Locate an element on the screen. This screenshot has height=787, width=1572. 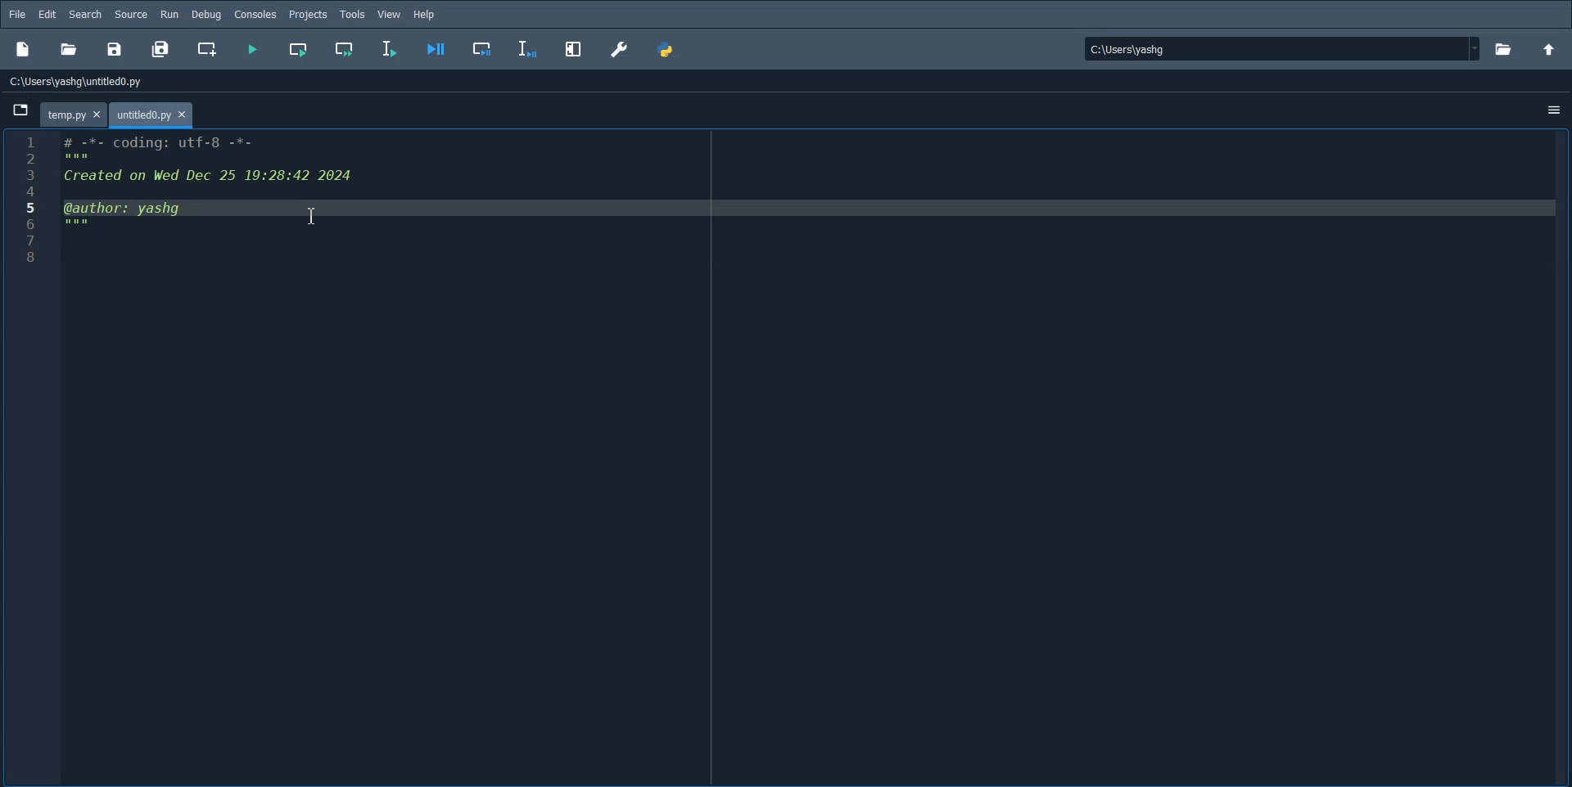
Open file is located at coordinates (1505, 47).